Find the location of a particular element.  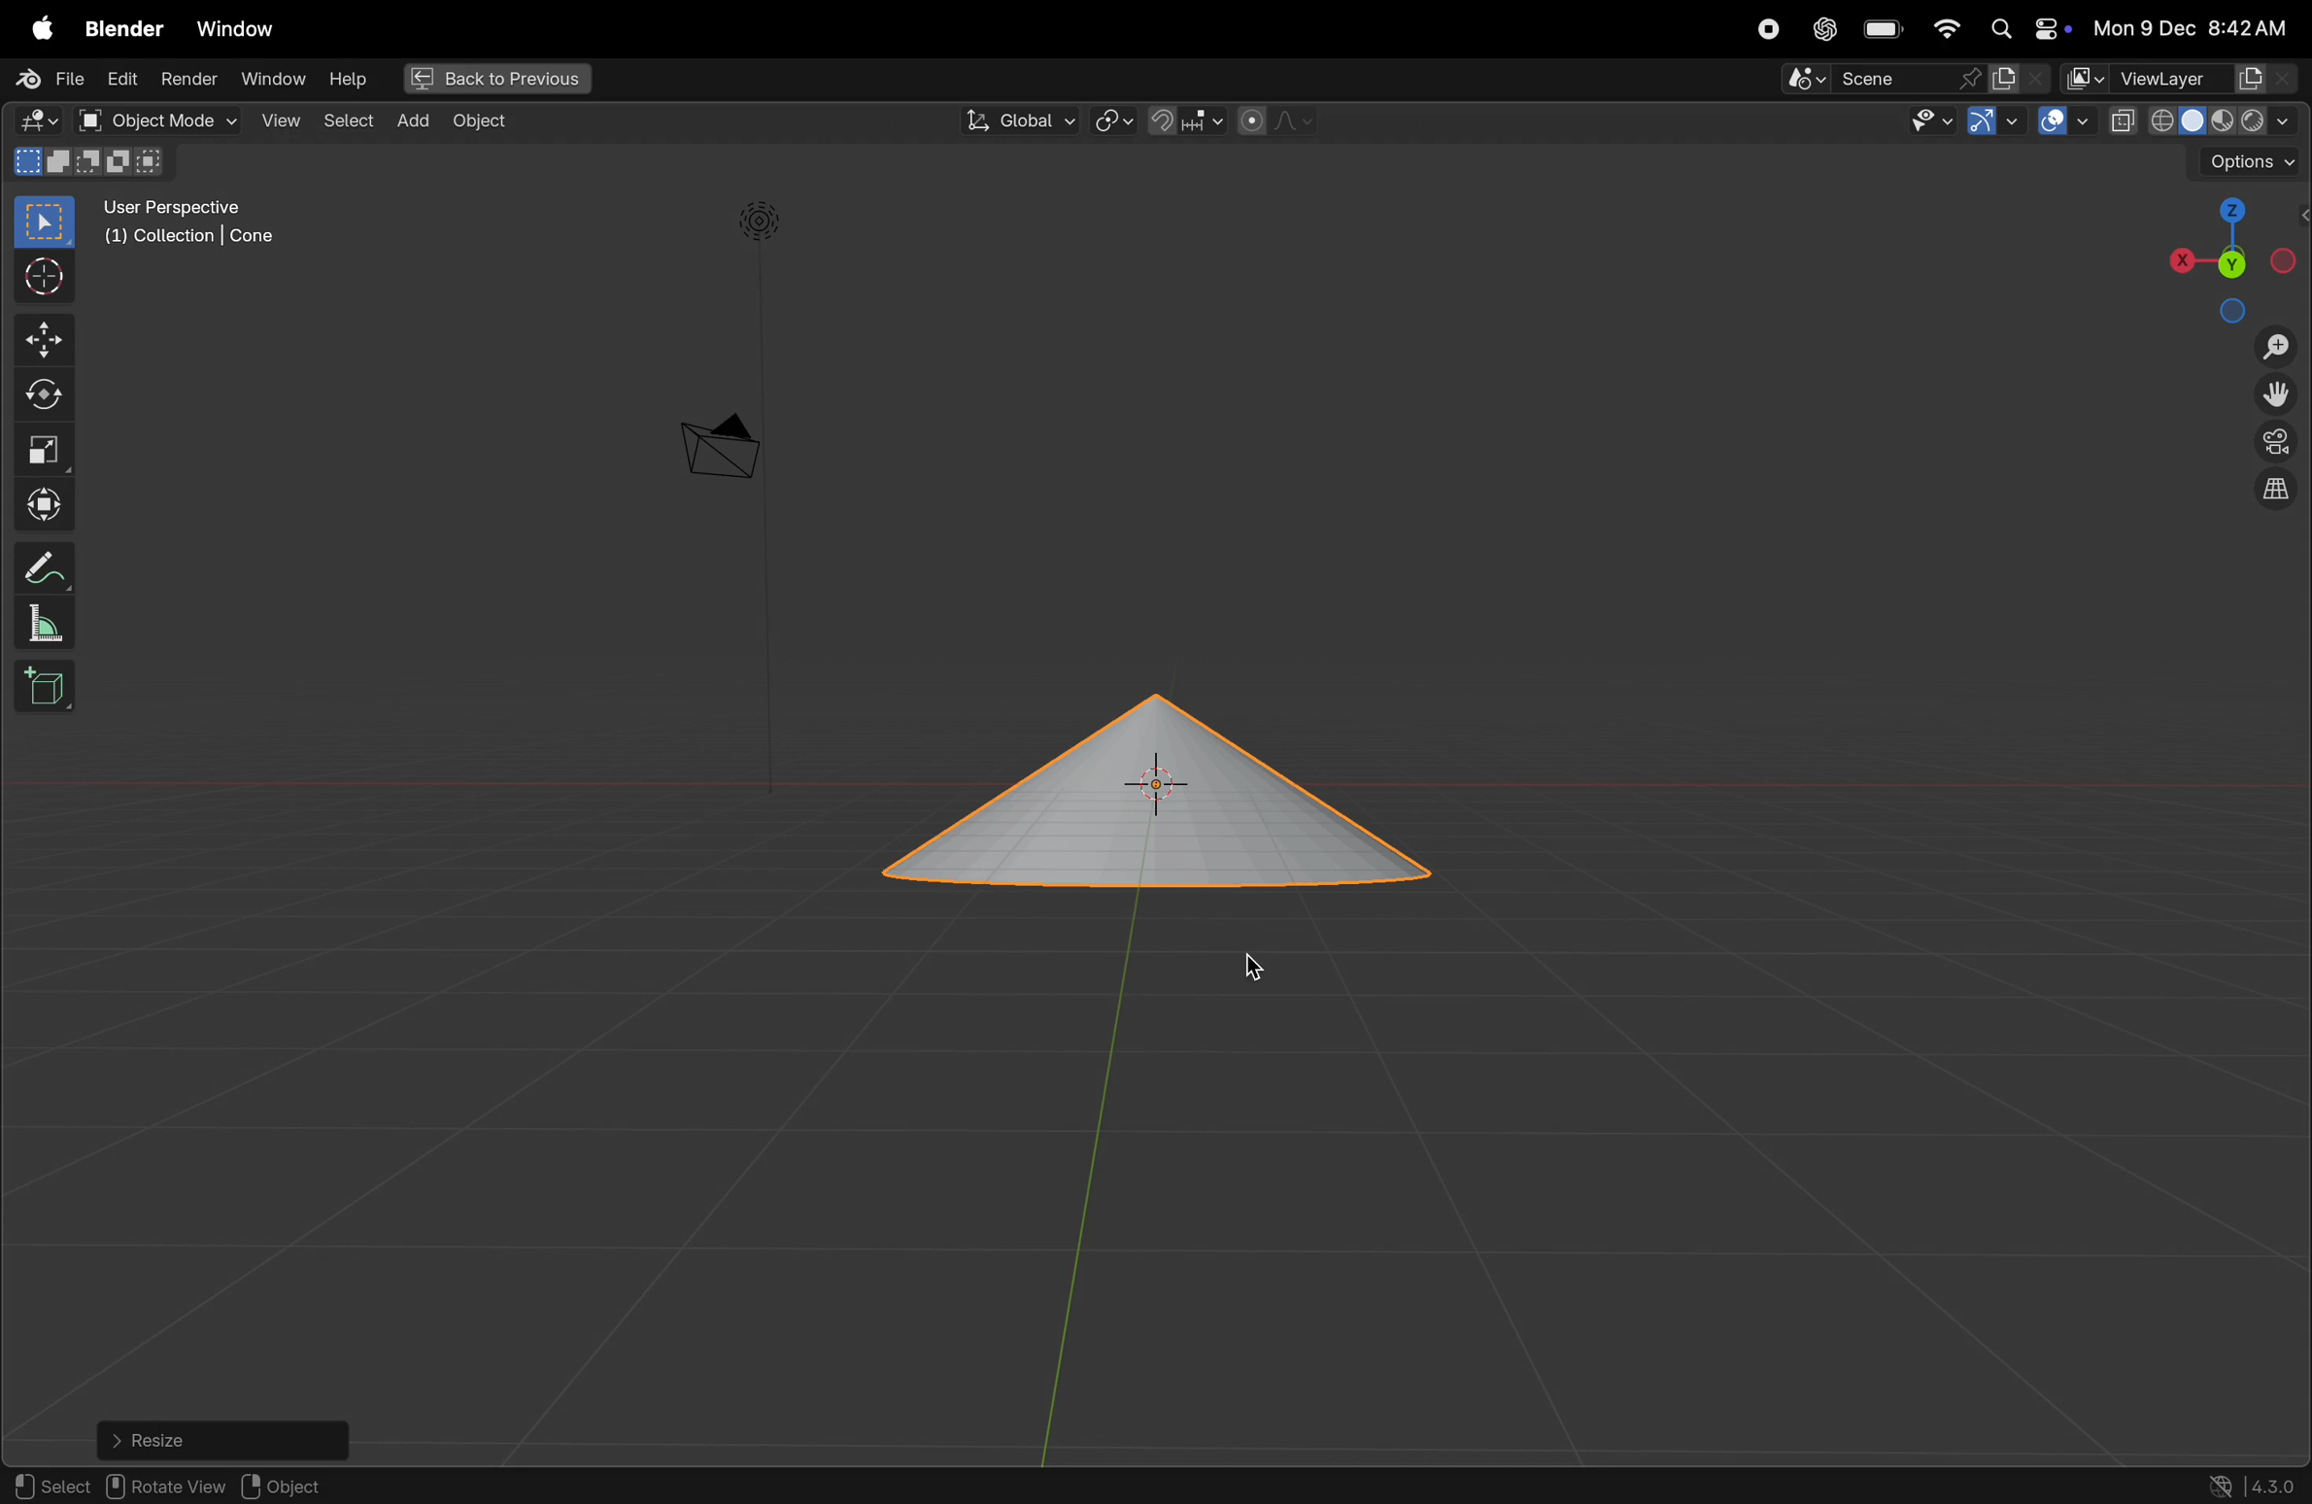

Pin scene is located at coordinates (1879, 79).